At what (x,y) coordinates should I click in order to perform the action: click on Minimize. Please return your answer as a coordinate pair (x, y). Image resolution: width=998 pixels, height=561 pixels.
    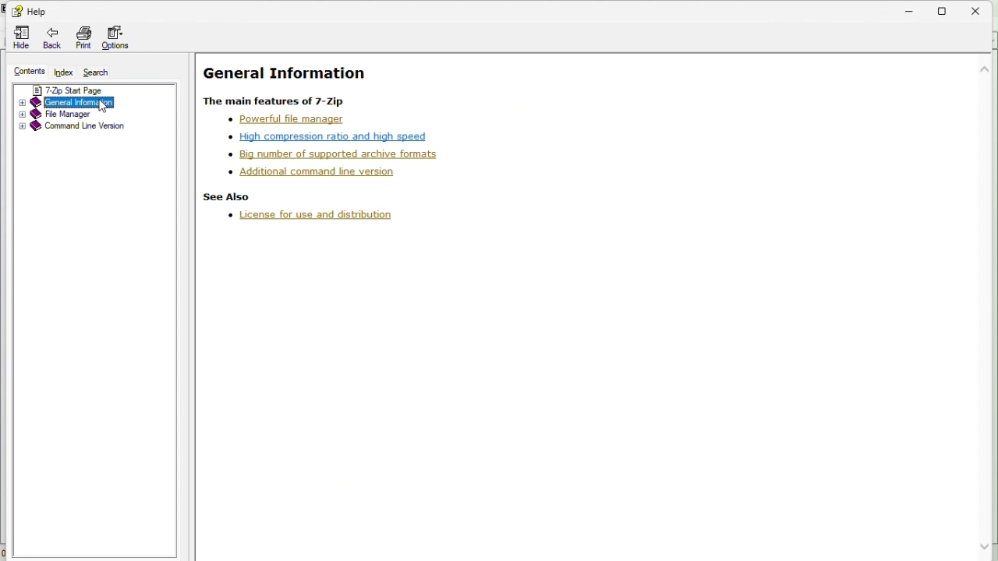
    Looking at the image, I should click on (916, 12).